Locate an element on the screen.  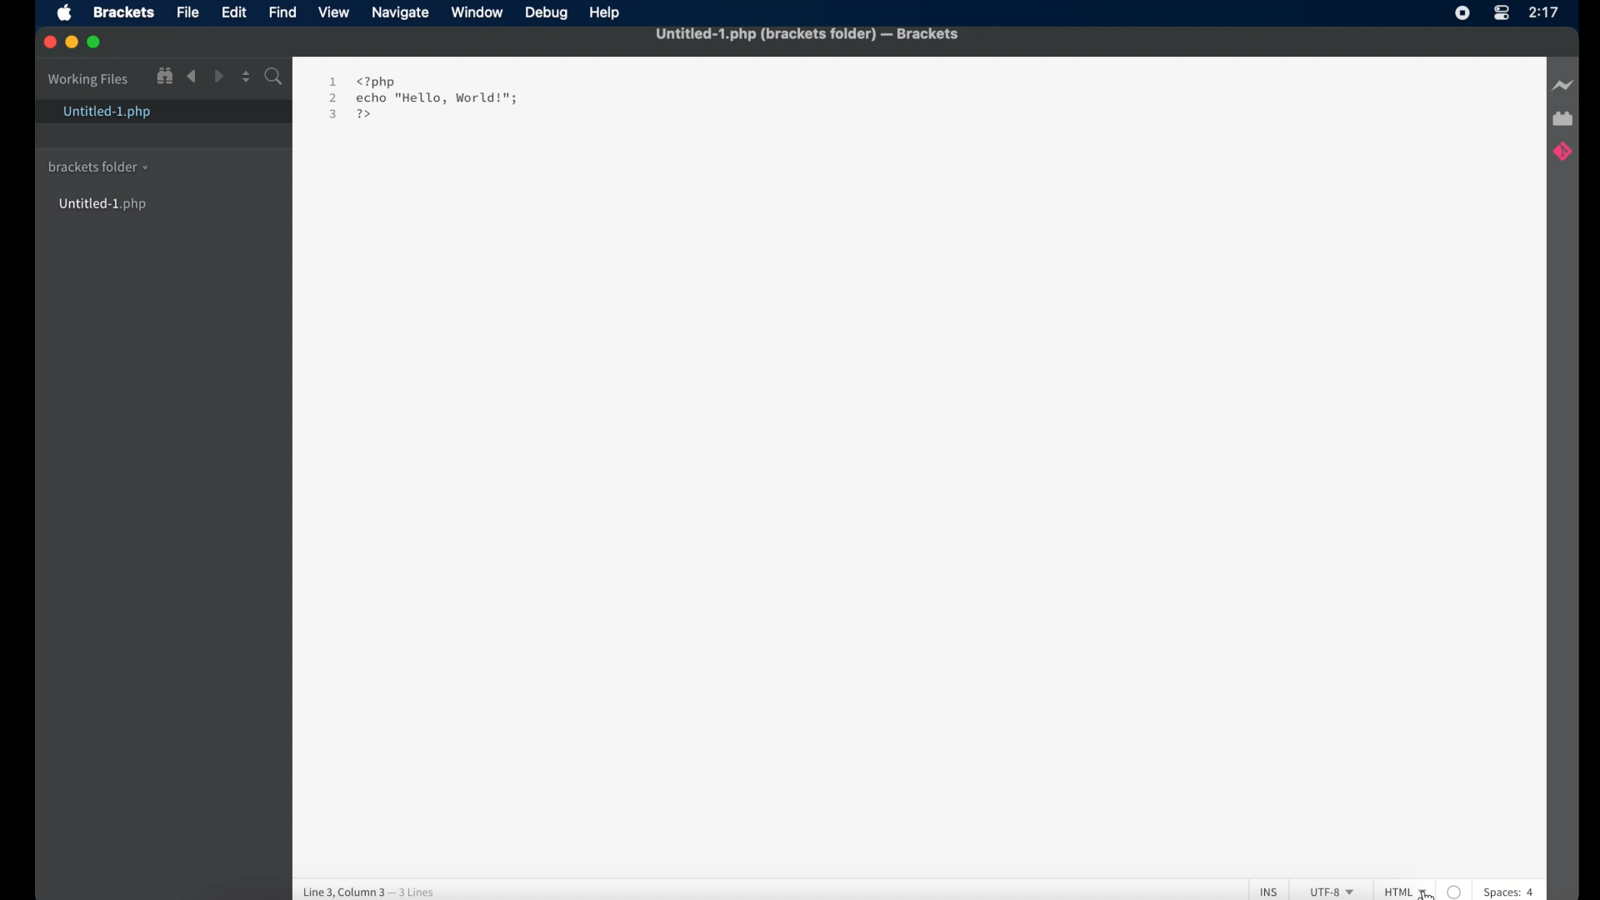
working files is located at coordinates (89, 81).